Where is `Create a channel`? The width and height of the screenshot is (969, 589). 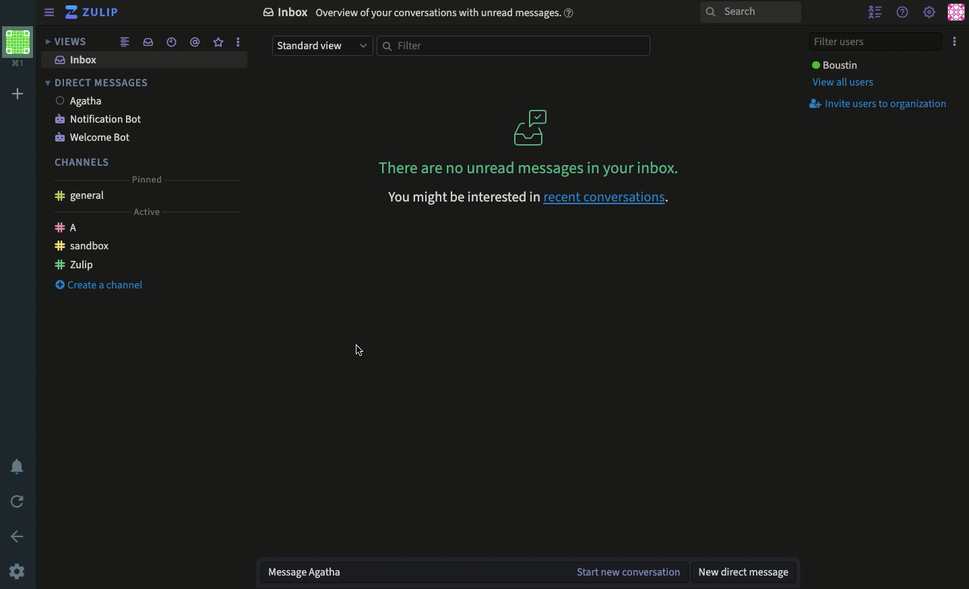 Create a channel is located at coordinates (102, 284).